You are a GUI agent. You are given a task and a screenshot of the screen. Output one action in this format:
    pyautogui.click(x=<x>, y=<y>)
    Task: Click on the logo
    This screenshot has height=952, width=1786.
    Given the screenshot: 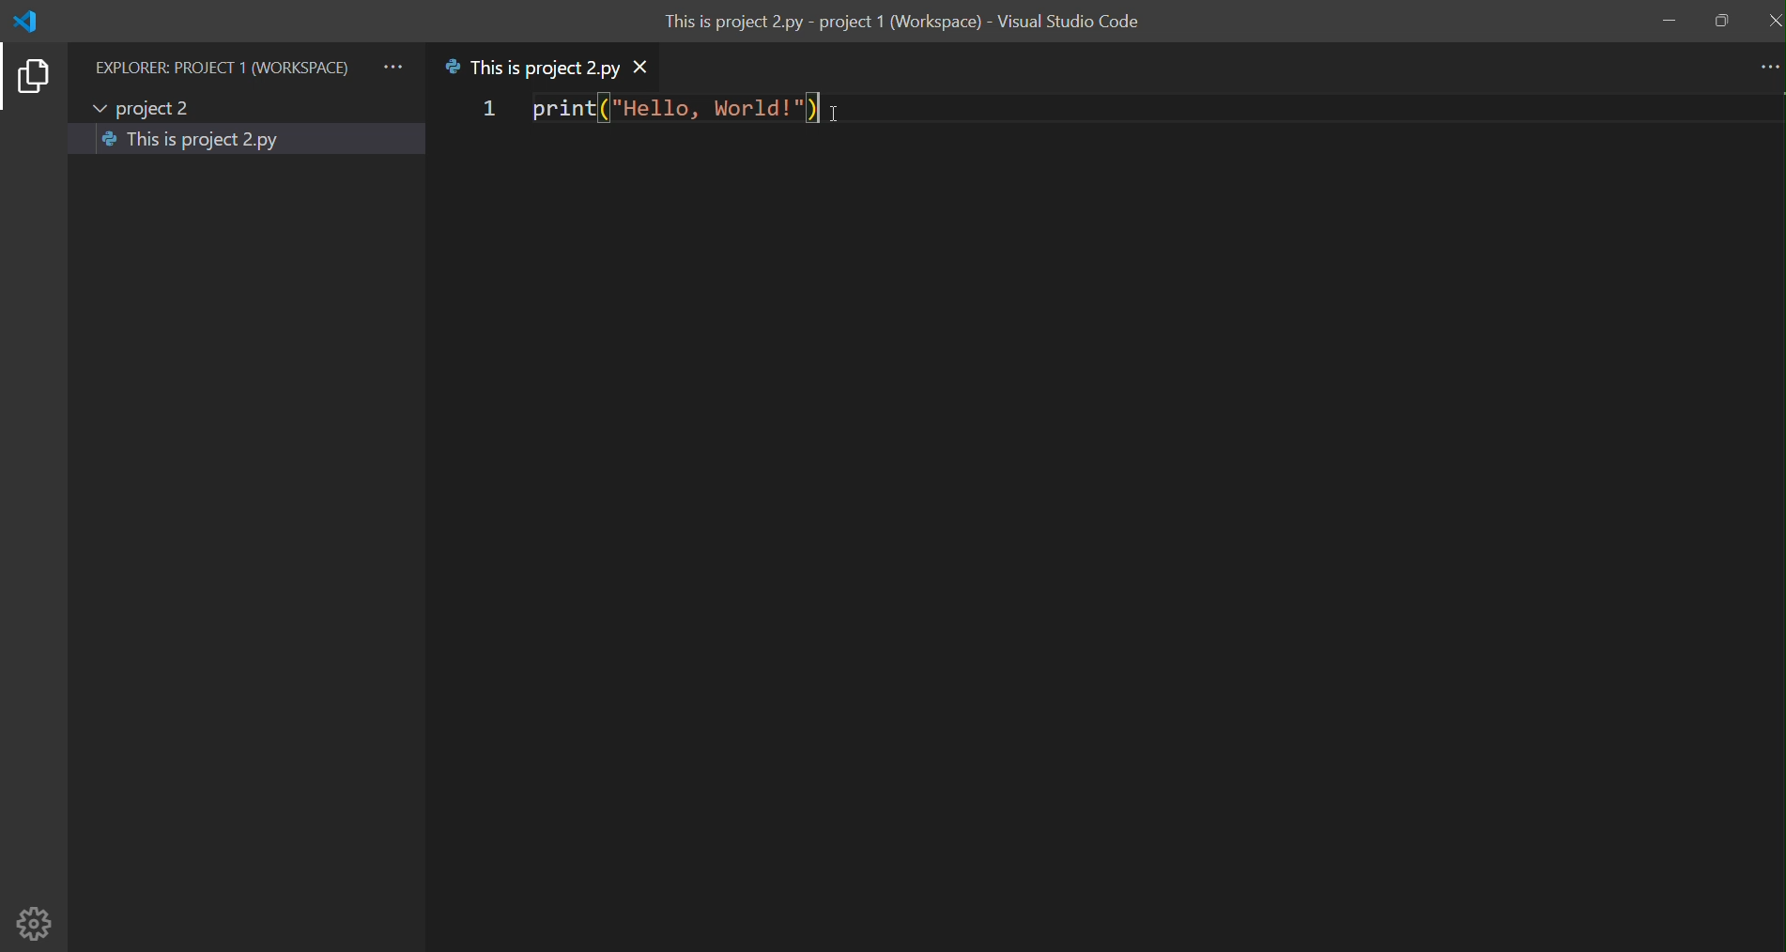 What is the action you would take?
    pyautogui.click(x=26, y=22)
    